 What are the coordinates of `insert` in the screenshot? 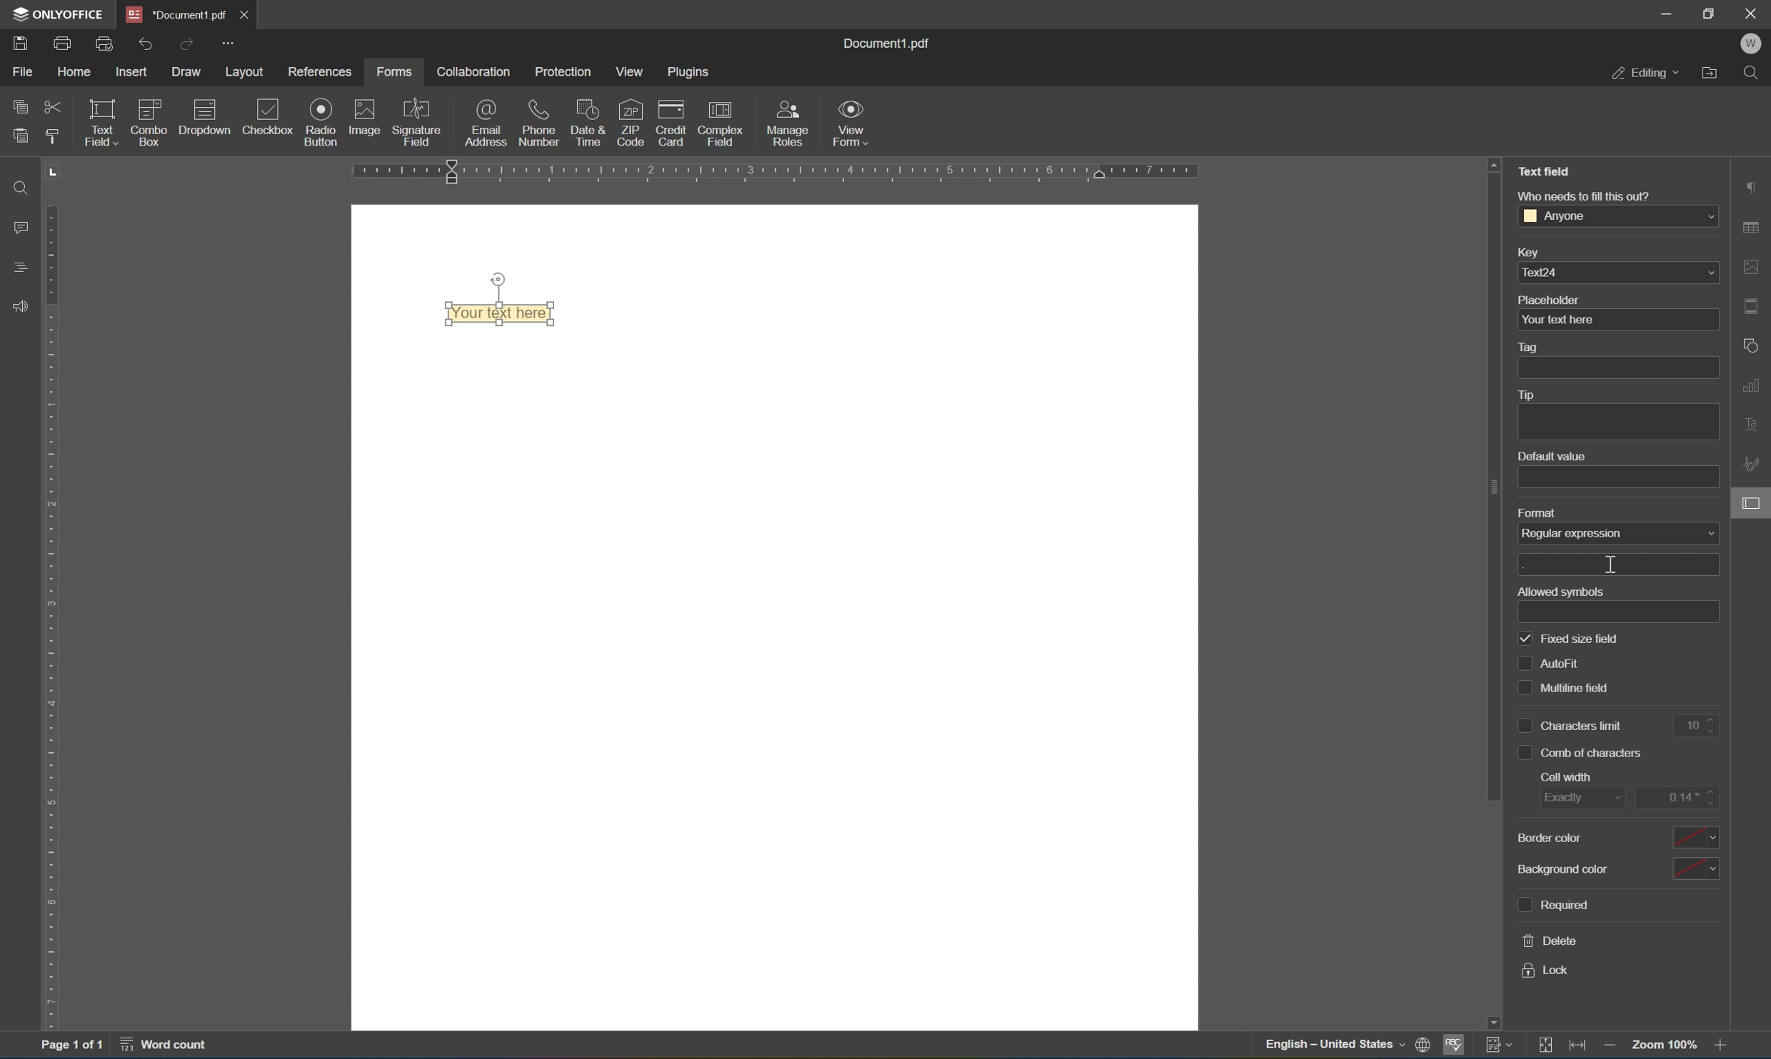 It's located at (134, 74).